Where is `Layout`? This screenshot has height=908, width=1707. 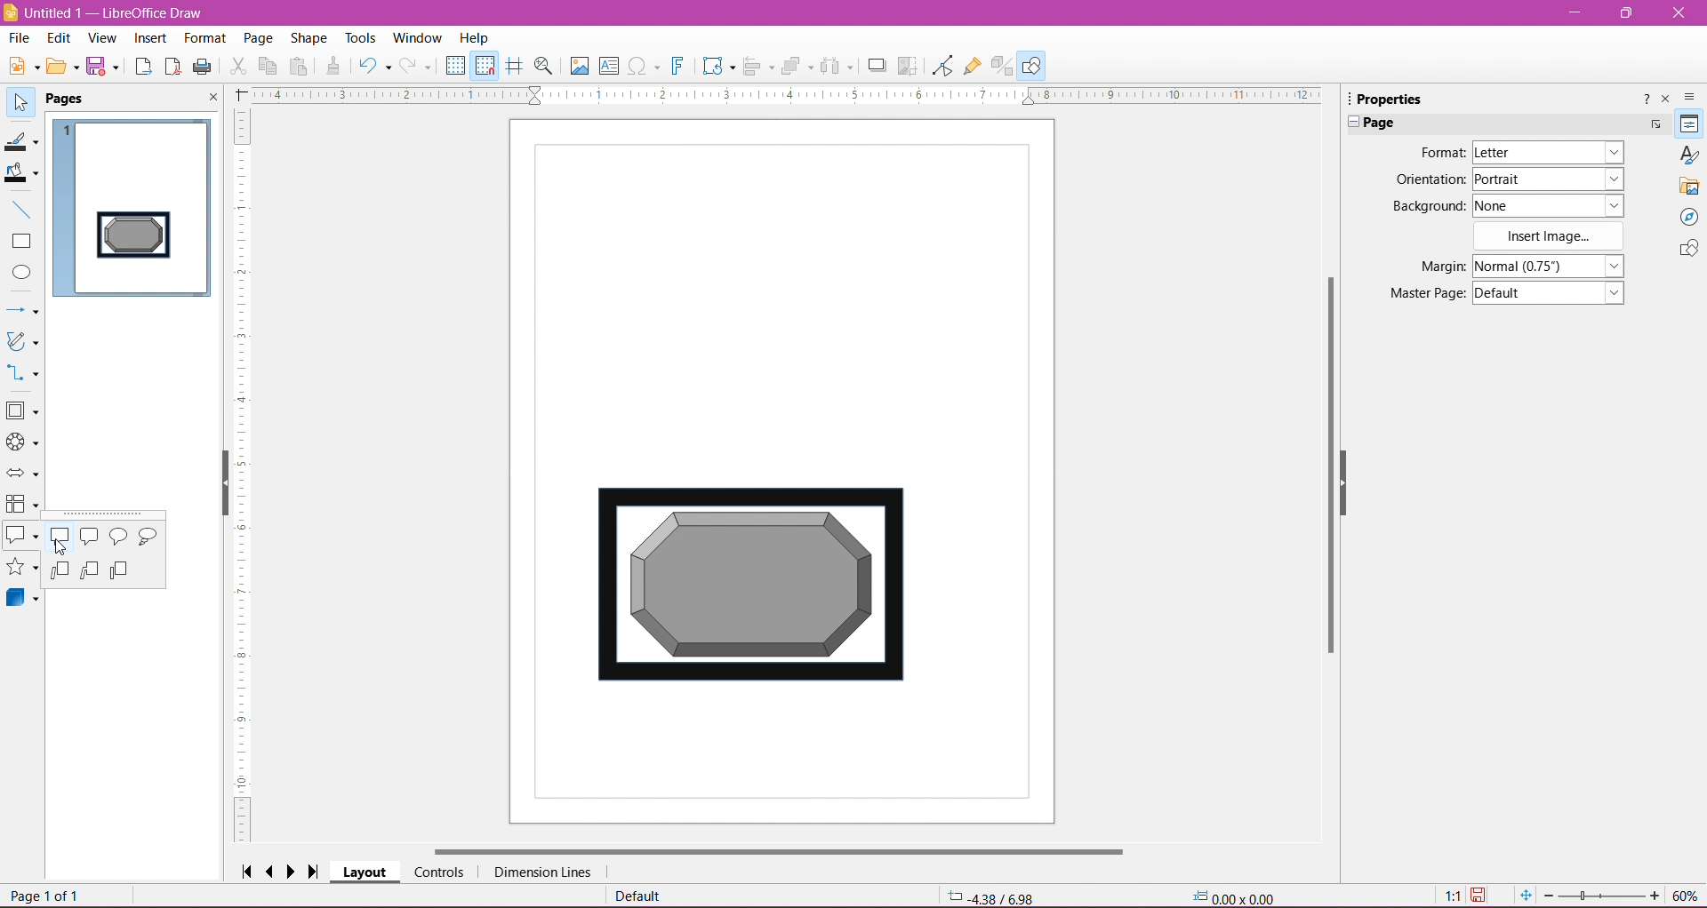 Layout is located at coordinates (365, 873).